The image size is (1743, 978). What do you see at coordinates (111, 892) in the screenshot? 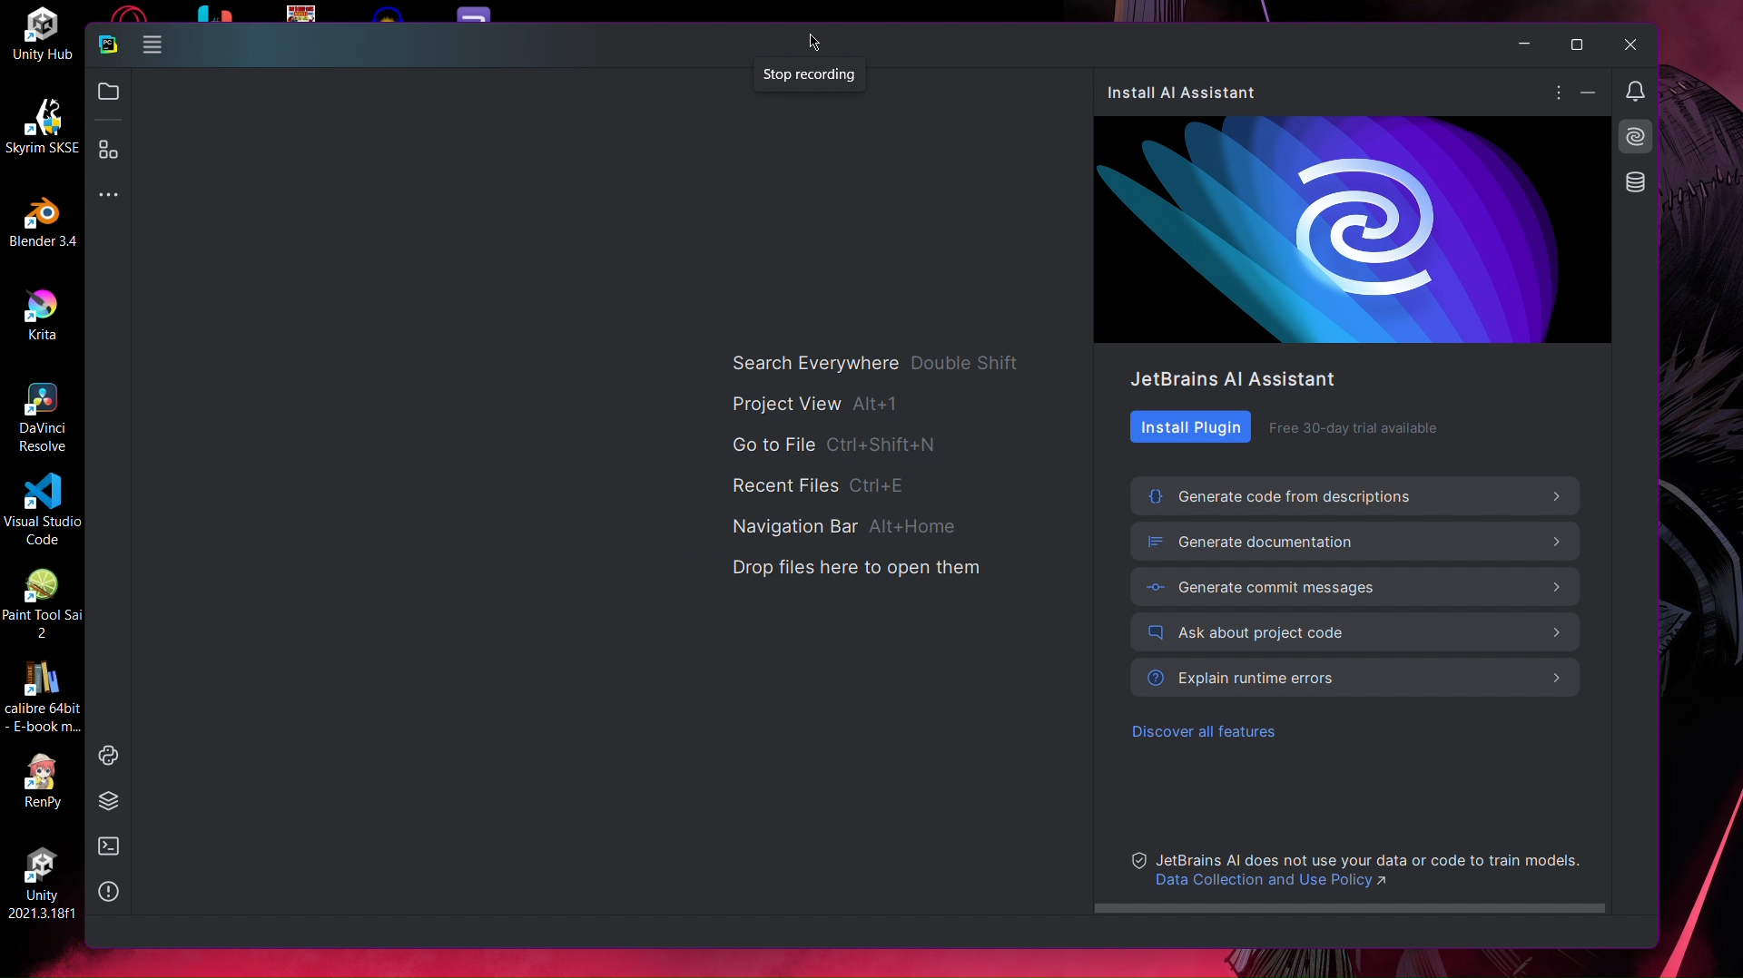
I see `Problems` at bounding box center [111, 892].